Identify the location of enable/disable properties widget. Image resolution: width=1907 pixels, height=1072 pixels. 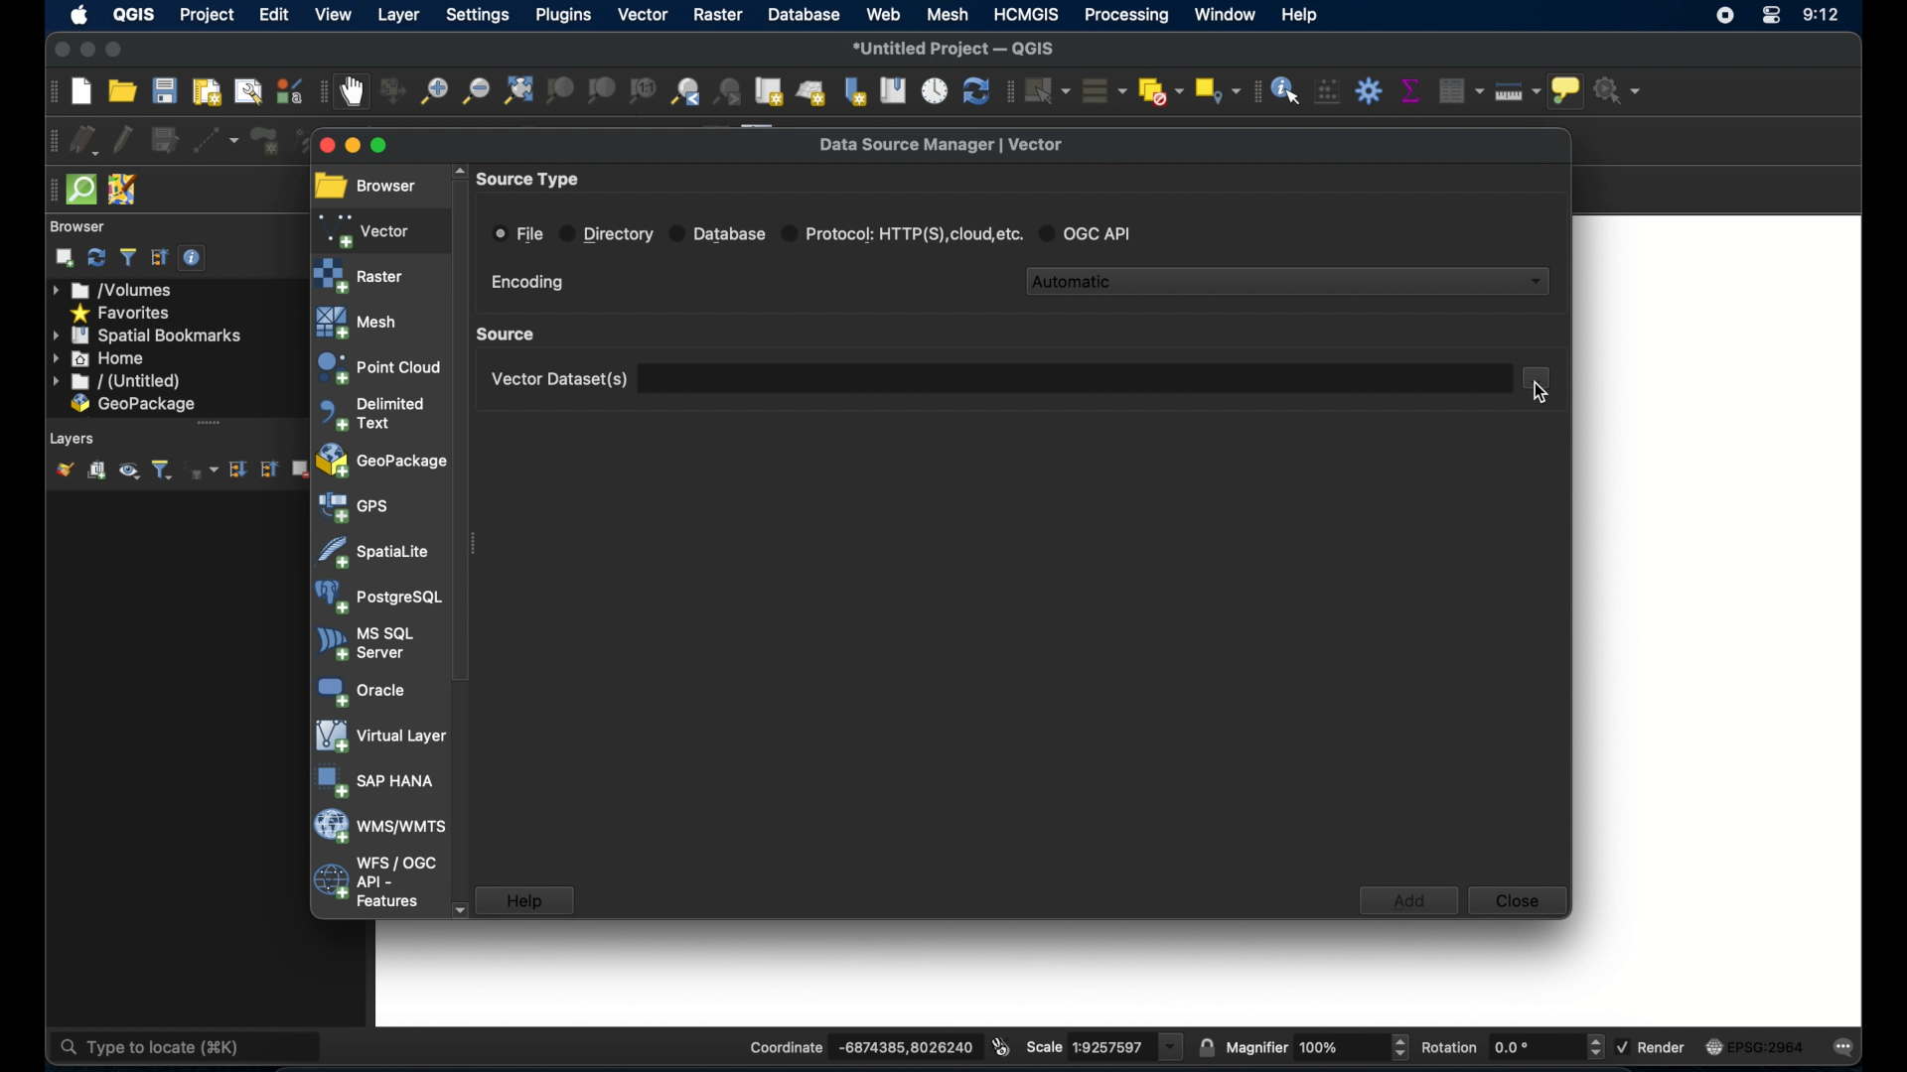
(196, 261).